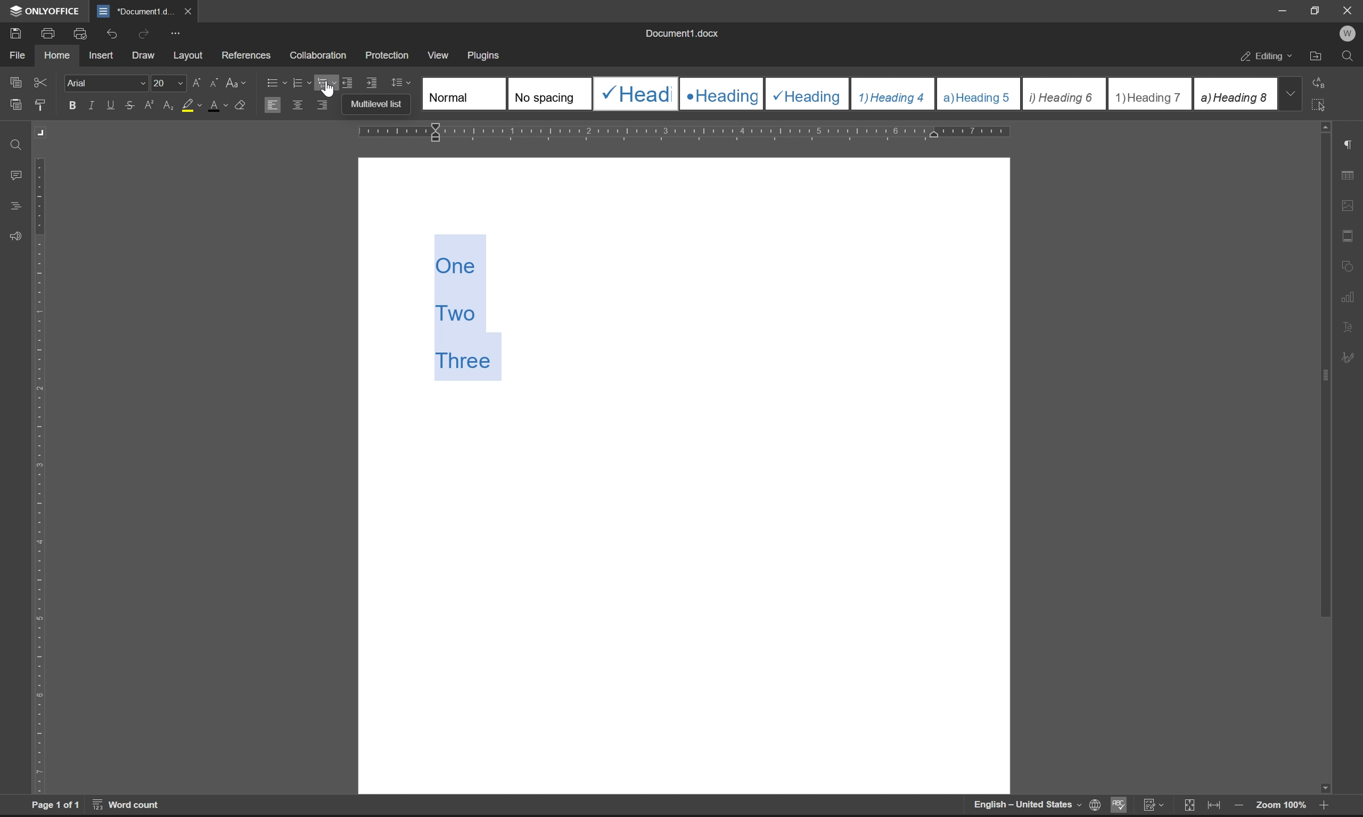 The image size is (1363, 817). What do you see at coordinates (373, 83) in the screenshot?
I see `increase indent` at bounding box center [373, 83].